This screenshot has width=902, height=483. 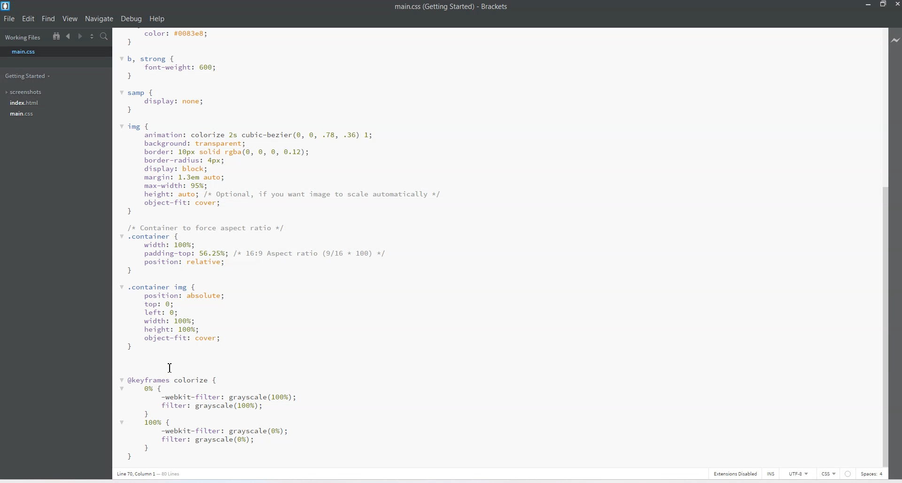 What do you see at coordinates (896, 39) in the screenshot?
I see `Live Preview` at bounding box center [896, 39].